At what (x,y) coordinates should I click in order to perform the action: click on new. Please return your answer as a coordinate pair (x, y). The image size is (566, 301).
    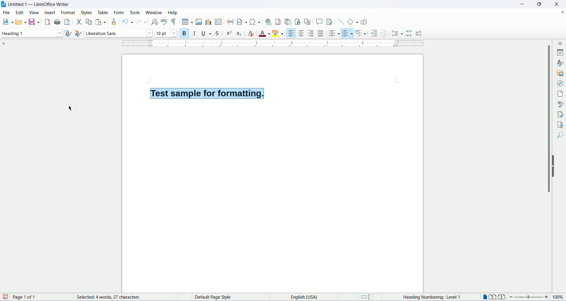
    Looking at the image, I should click on (7, 23).